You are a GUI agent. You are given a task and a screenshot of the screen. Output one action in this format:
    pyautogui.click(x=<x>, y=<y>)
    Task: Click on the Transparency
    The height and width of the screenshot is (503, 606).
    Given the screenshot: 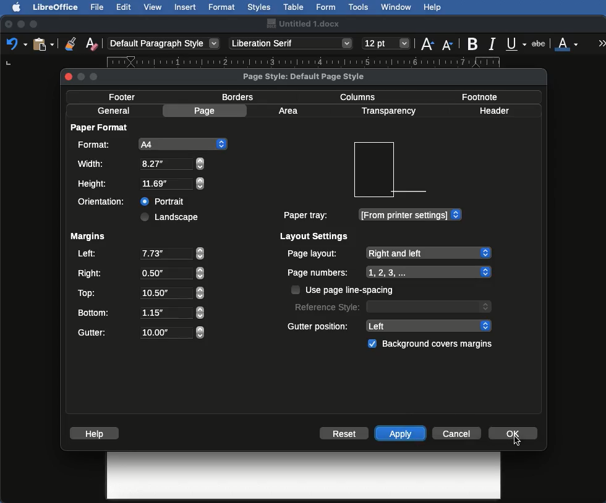 What is the action you would take?
    pyautogui.click(x=388, y=111)
    